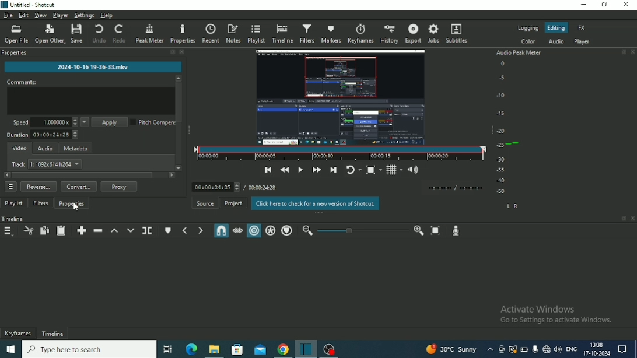 Image resolution: width=637 pixels, height=358 pixels. What do you see at coordinates (435, 231) in the screenshot?
I see `Zoom timeline to fit` at bounding box center [435, 231].